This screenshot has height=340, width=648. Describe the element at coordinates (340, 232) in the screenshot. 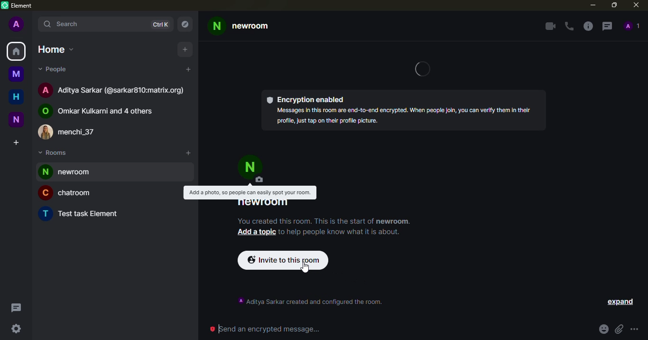

I see `to help people know what it is about` at that location.